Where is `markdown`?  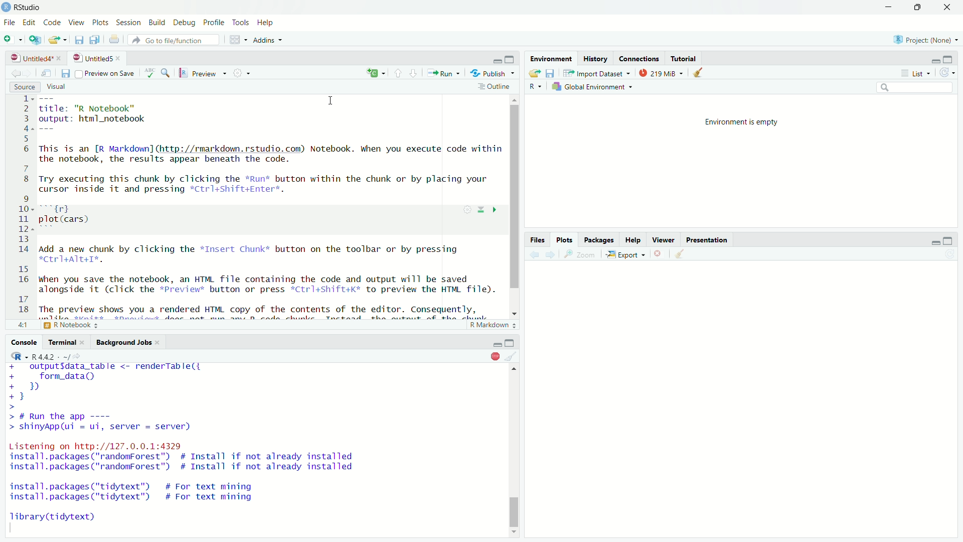 markdown is located at coordinates (490, 325).